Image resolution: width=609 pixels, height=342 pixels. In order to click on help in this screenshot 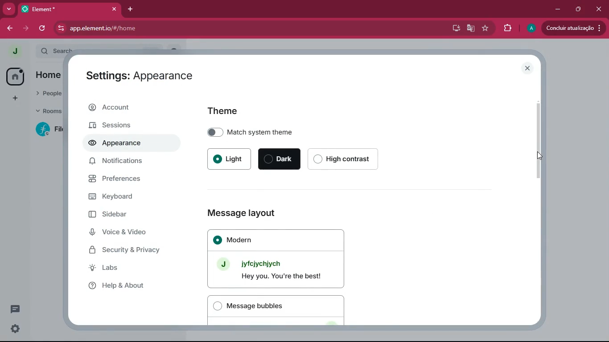, I will do `click(134, 285)`.